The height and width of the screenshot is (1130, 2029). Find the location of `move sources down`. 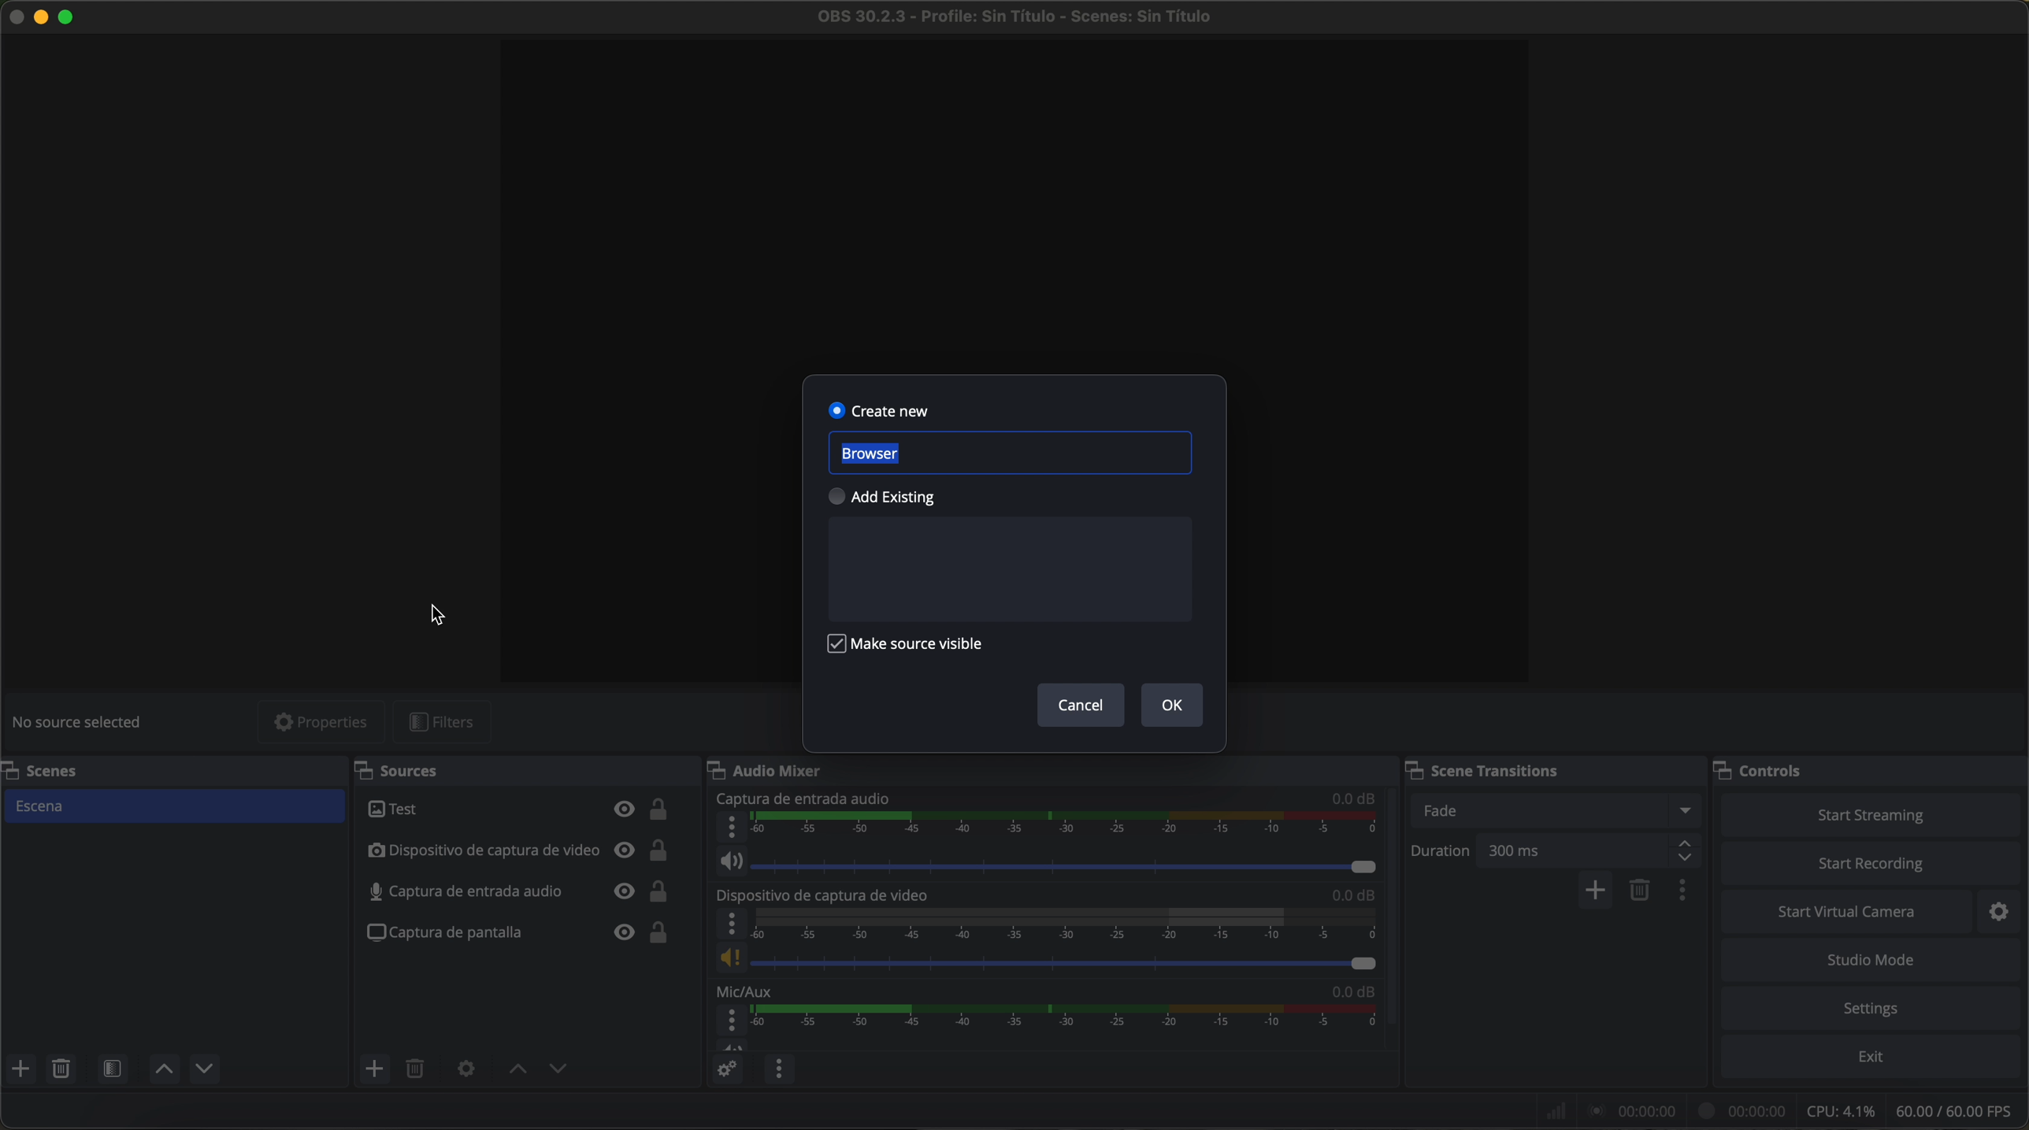

move sources down is located at coordinates (205, 1069).